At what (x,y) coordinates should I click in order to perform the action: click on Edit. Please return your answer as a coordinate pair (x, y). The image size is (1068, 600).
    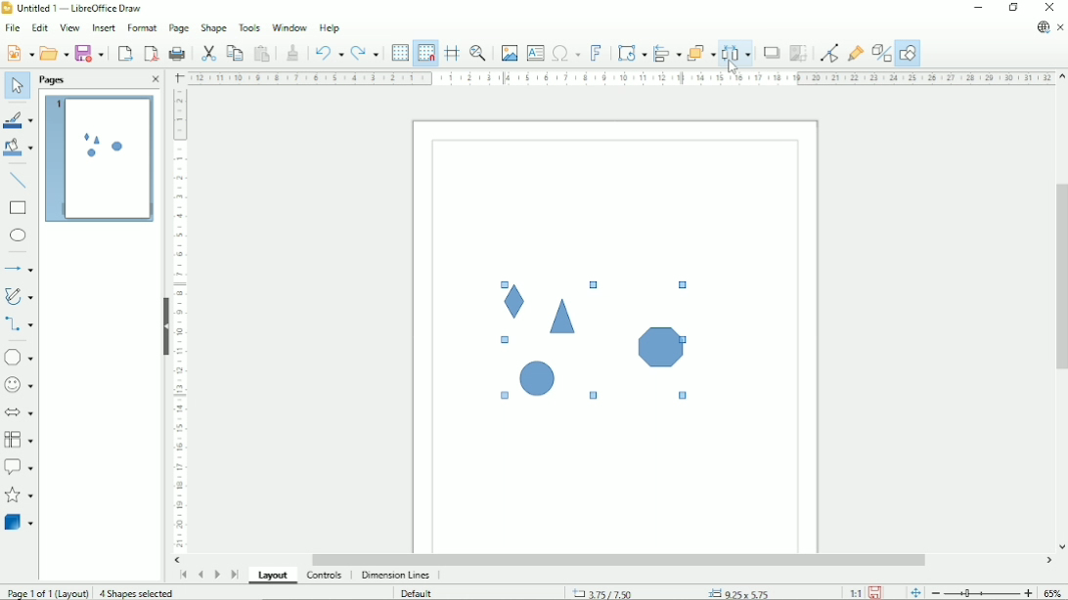
    Looking at the image, I should click on (39, 28).